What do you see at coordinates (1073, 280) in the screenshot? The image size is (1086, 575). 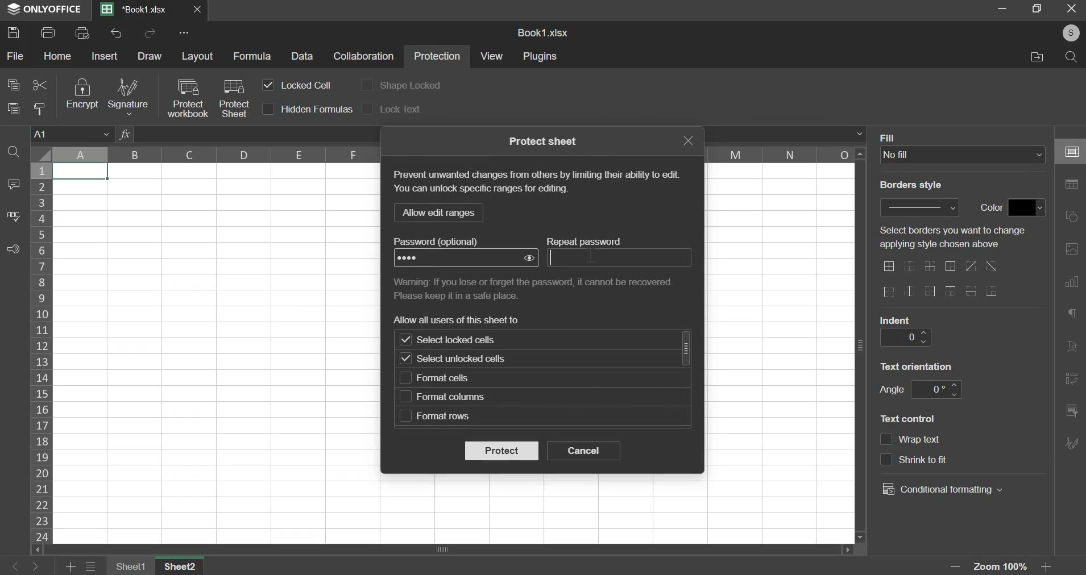 I see `right side bar` at bounding box center [1073, 280].